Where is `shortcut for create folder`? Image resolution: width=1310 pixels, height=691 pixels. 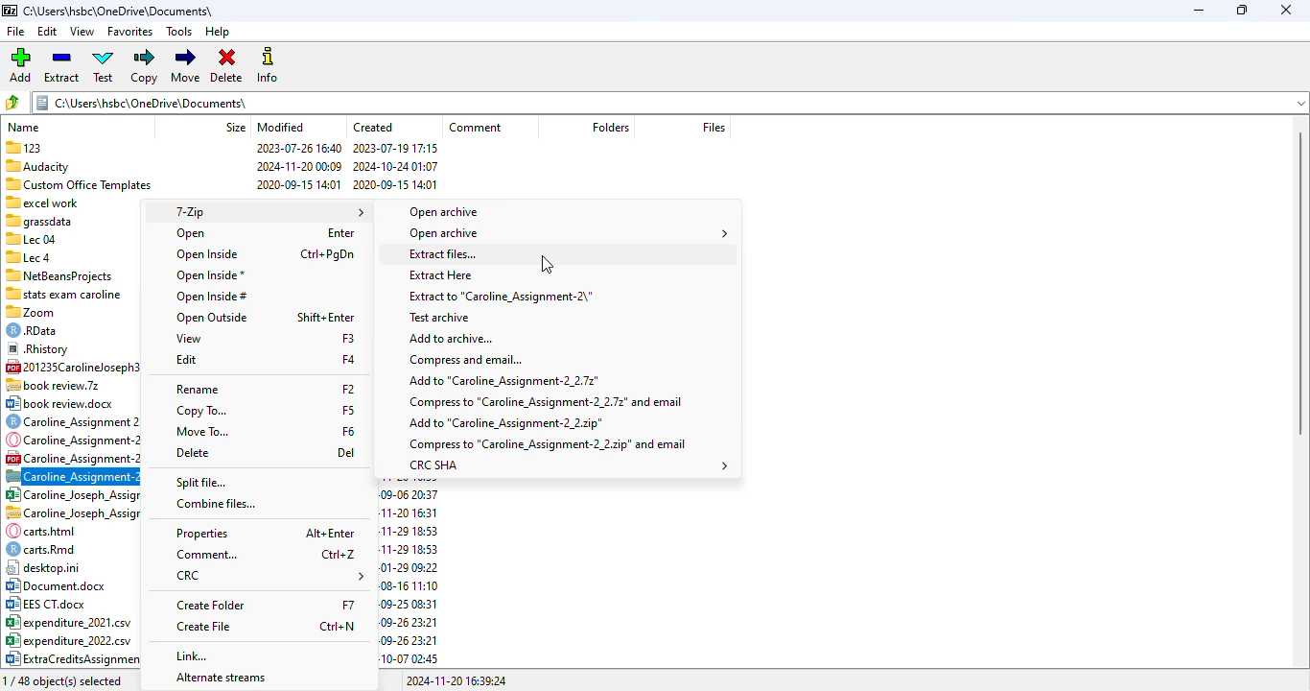
shortcut for create folder is located at coordinates (349, 606).